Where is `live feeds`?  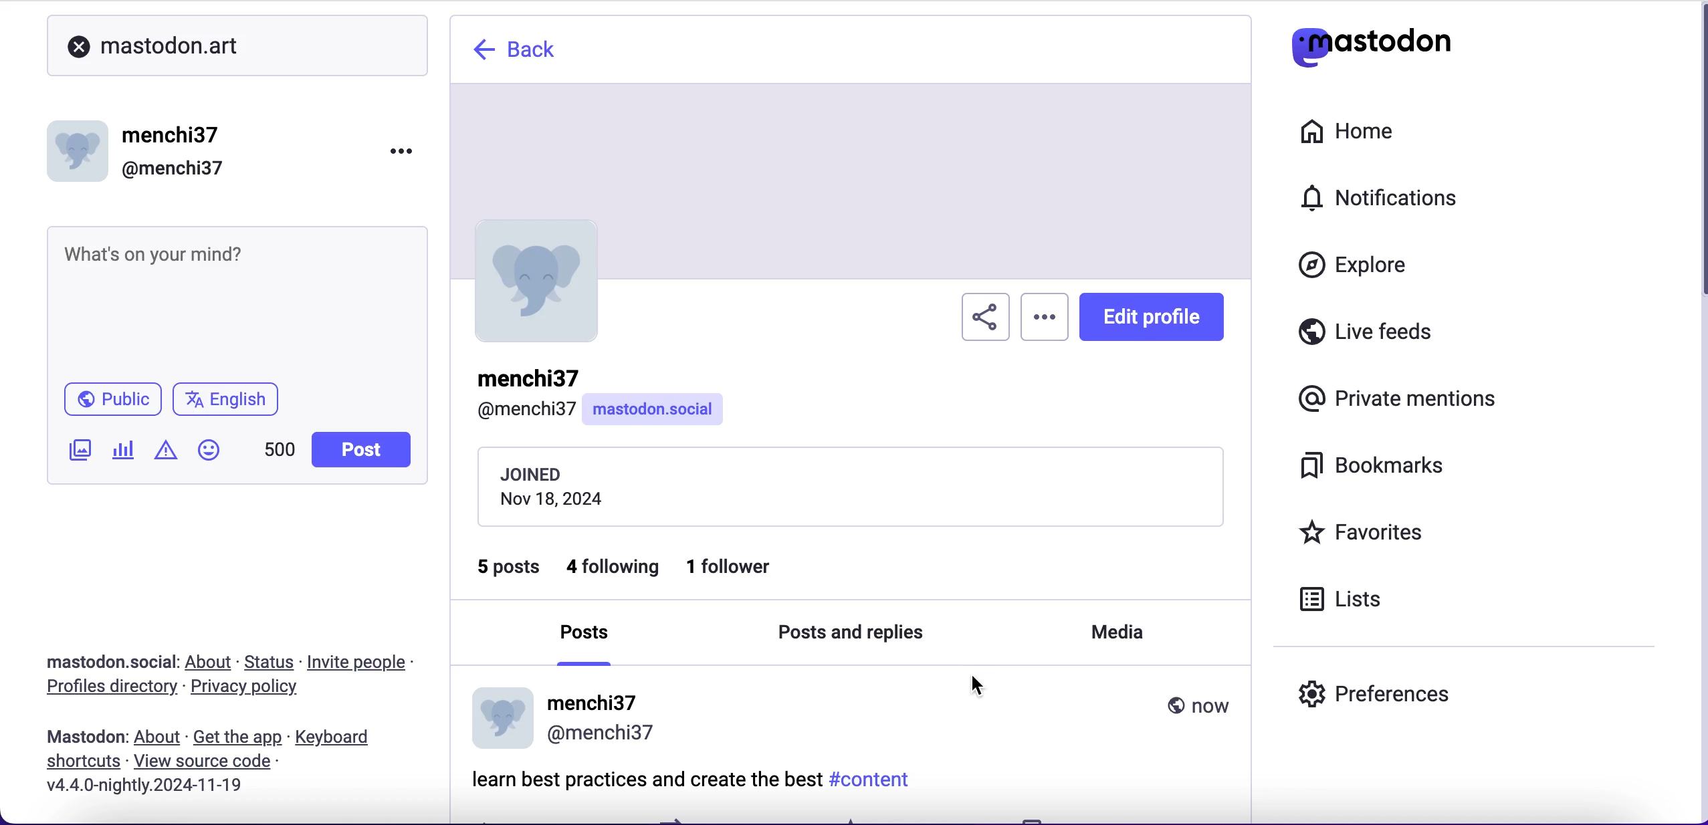
live feeds is located at coordinates (1412, 332).